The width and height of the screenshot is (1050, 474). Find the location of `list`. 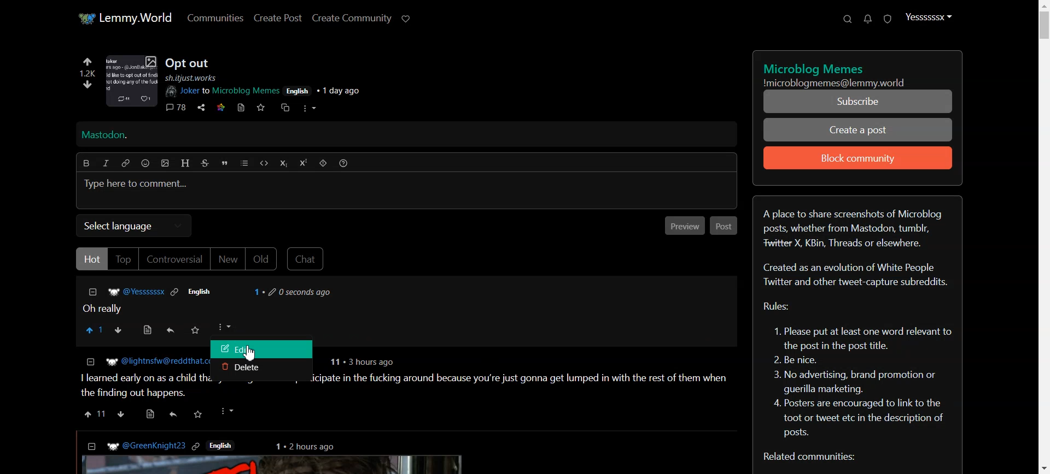

list is located at coordinates (244, 163).